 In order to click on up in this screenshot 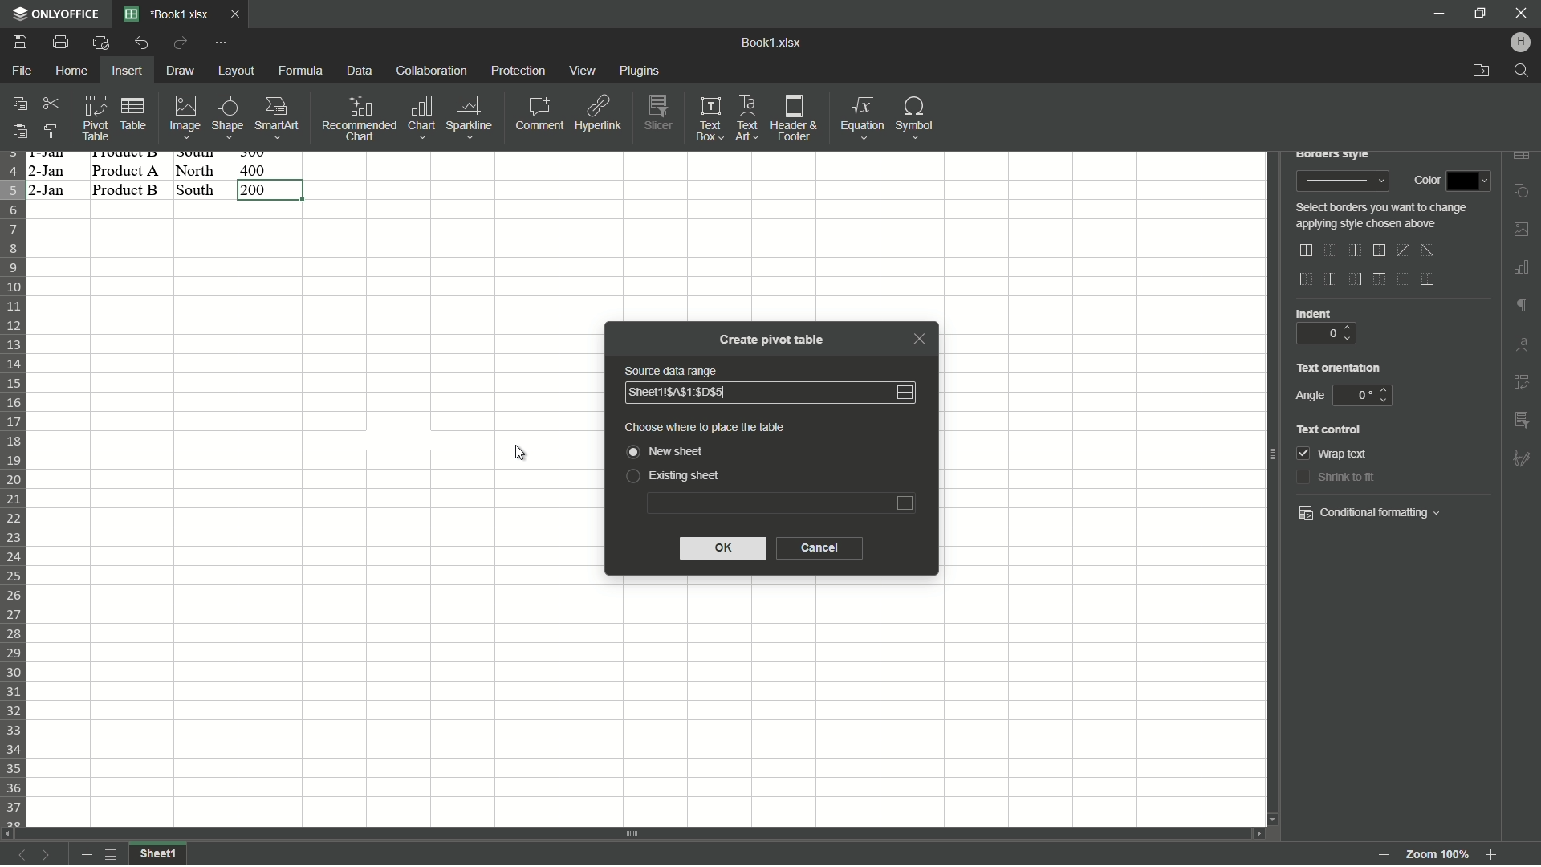, I will do `click(1351, 326)`.